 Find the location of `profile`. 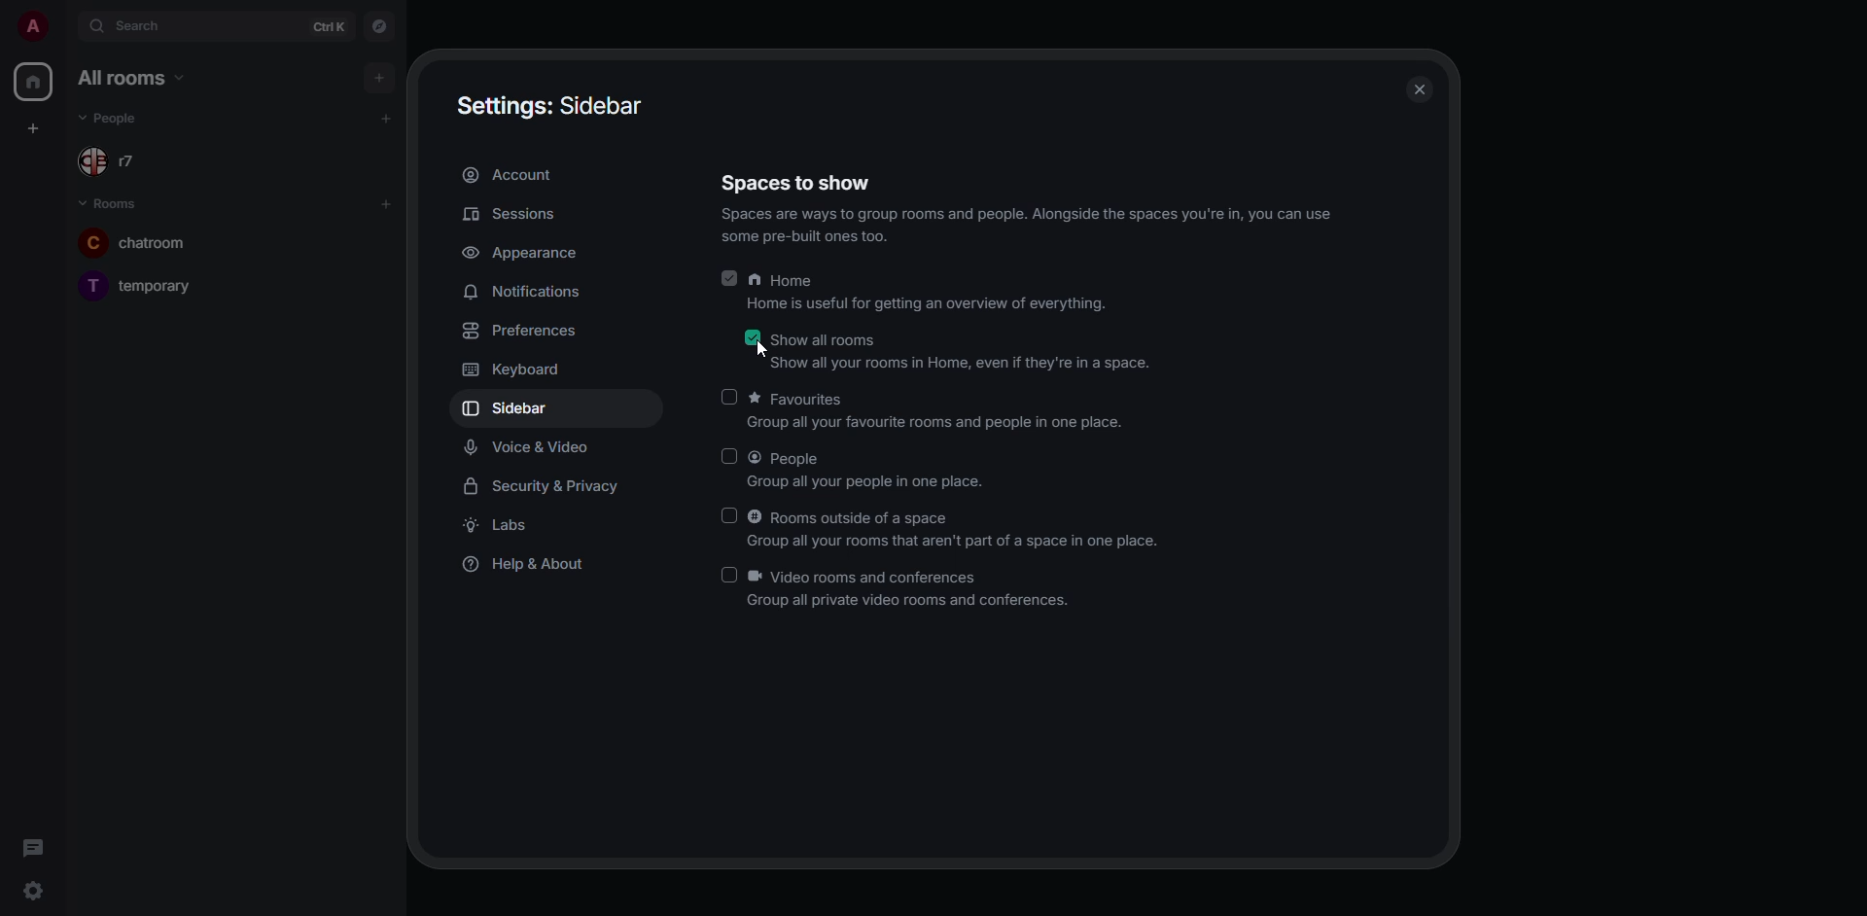

profile is located at coordinates (30, 29).